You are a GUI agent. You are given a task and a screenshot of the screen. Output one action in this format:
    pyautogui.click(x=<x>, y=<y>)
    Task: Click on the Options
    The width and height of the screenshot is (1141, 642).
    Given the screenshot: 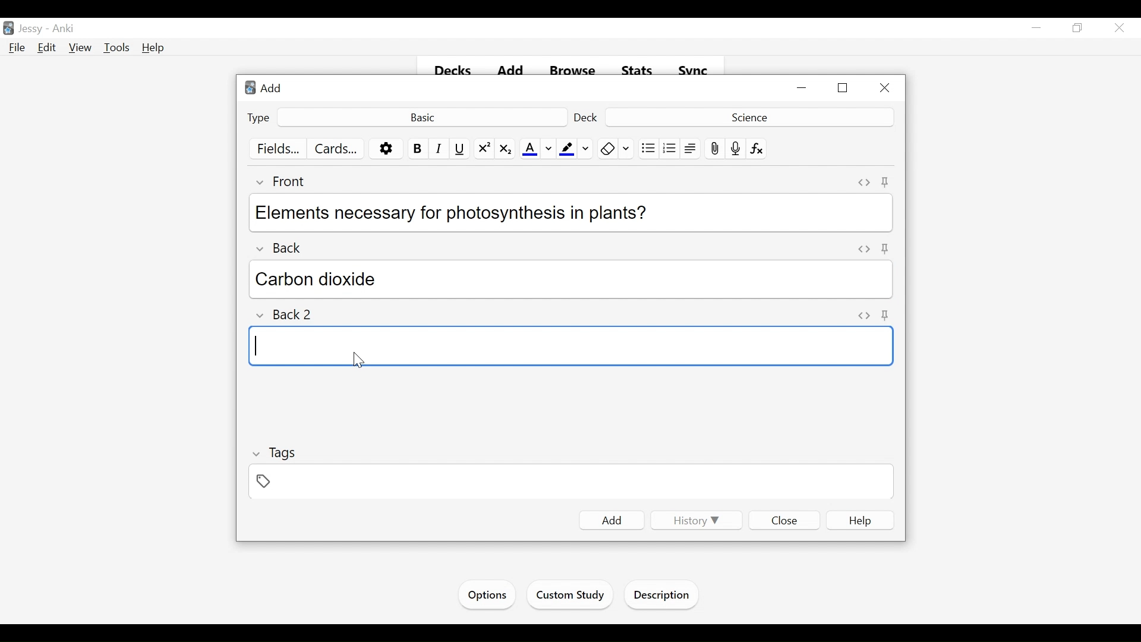 What is the action you would take?
    pyautogui.click(x=386, y=149)
    